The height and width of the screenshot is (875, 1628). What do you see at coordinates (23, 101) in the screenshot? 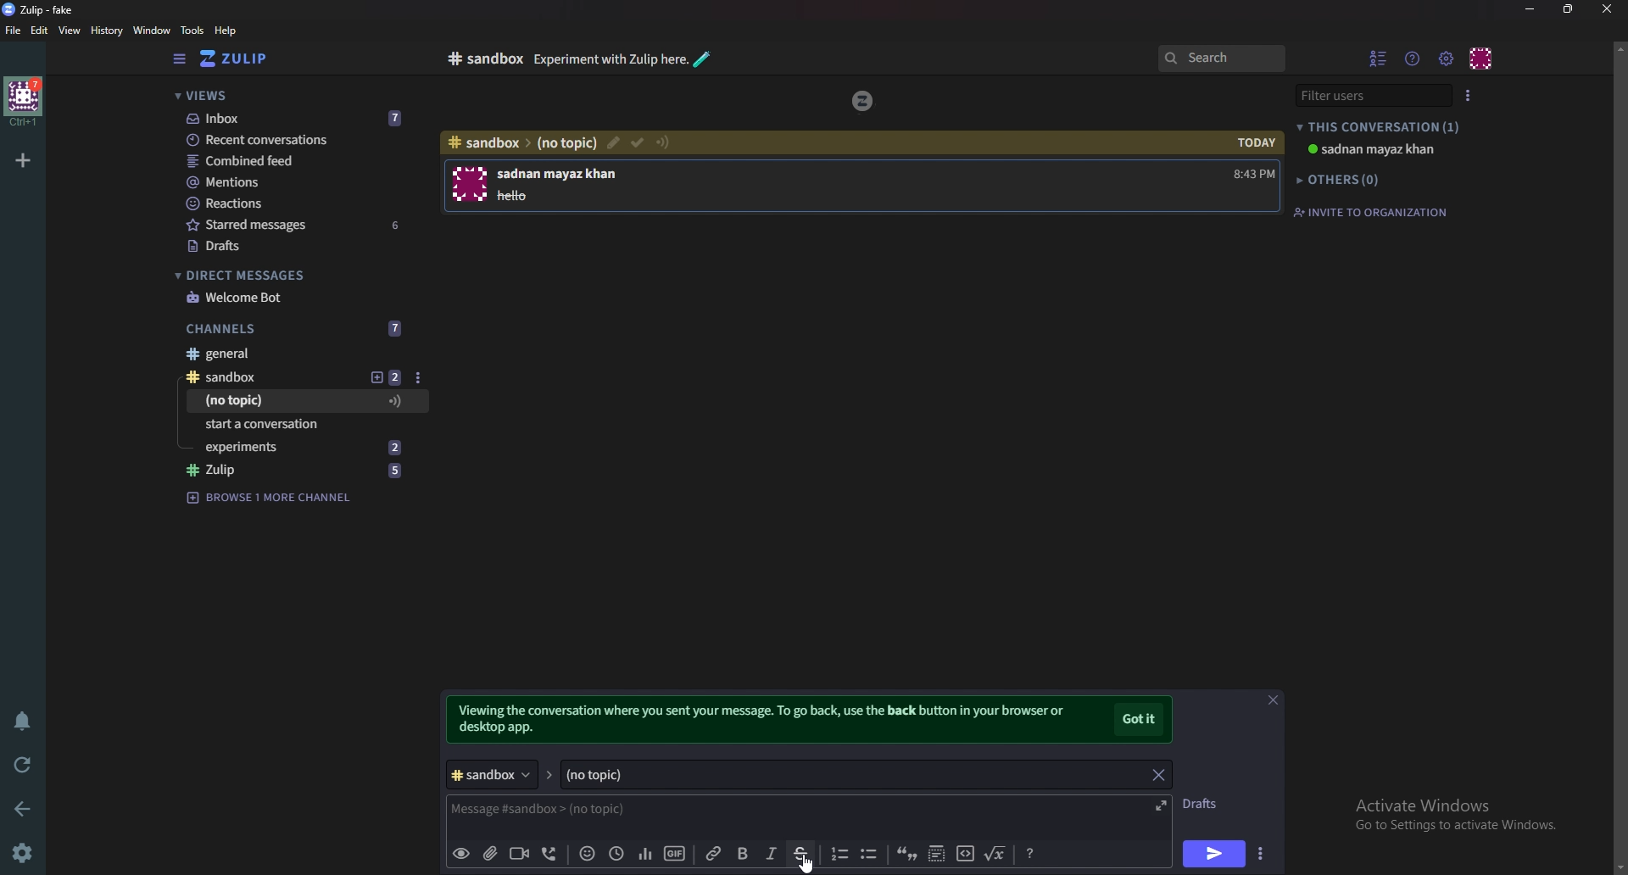
I see `home` at bounding box center [23, 101].